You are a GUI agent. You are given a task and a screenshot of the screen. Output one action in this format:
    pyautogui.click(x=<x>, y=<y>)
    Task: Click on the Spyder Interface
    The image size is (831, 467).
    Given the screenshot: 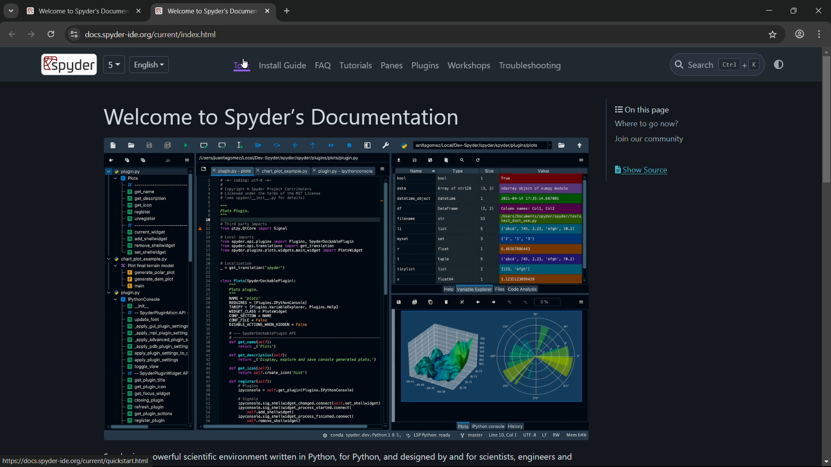 What is the action you would take?
    pyautogui.click(x=347, y=290)
    